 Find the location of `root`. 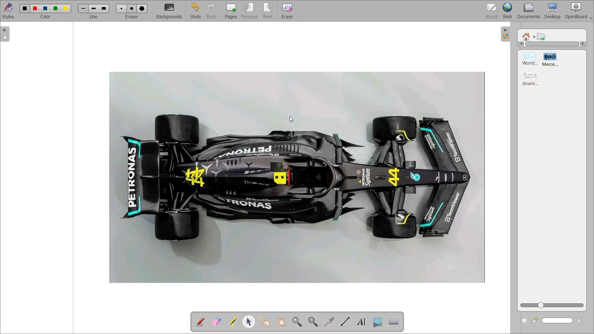

root is located at coordinates (526, 37).